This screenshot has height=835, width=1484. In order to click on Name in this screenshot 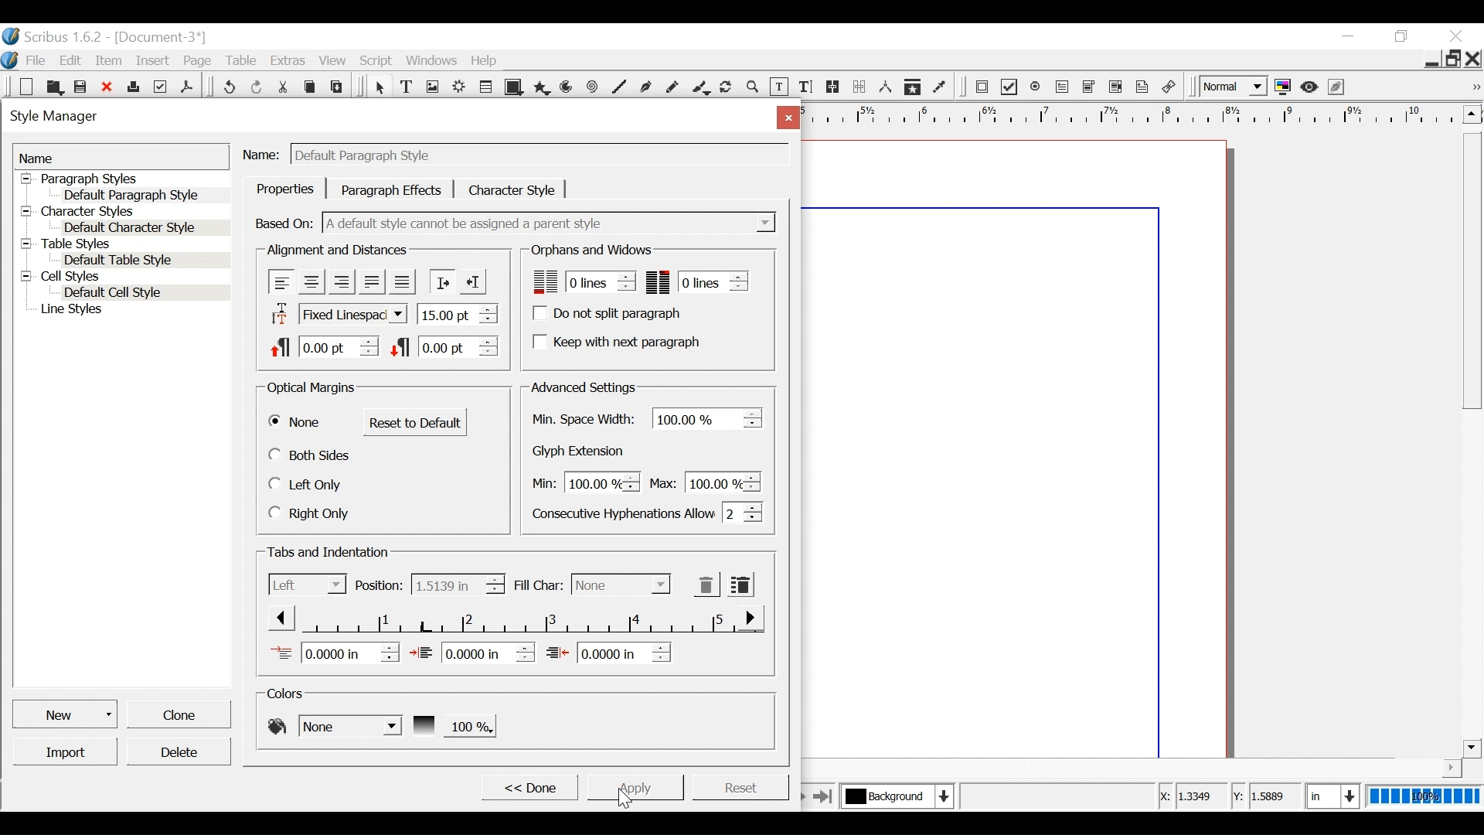, I will do `click(121, 157)`.